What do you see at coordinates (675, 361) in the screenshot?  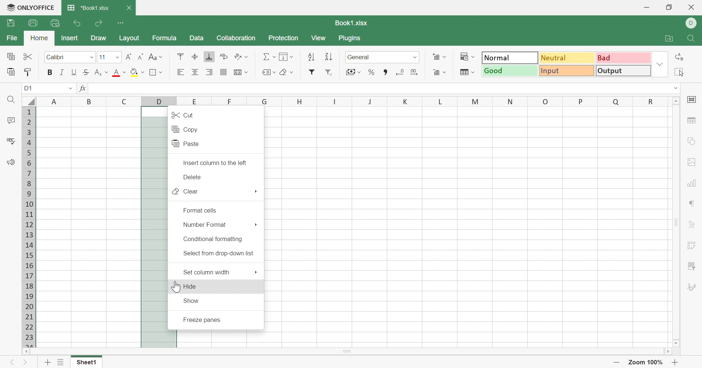 I see `Zoom in` at bounding box center [675, 361].